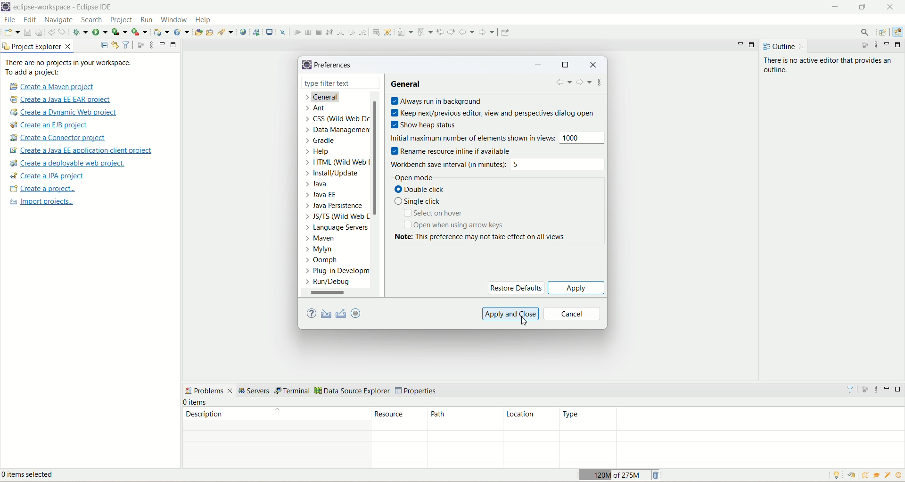 The width and height of the screenshot is (905, 482). What do you see at coordinates (64, 32) in the screenshot?
I see `redo` at bounding box center [64, 32].